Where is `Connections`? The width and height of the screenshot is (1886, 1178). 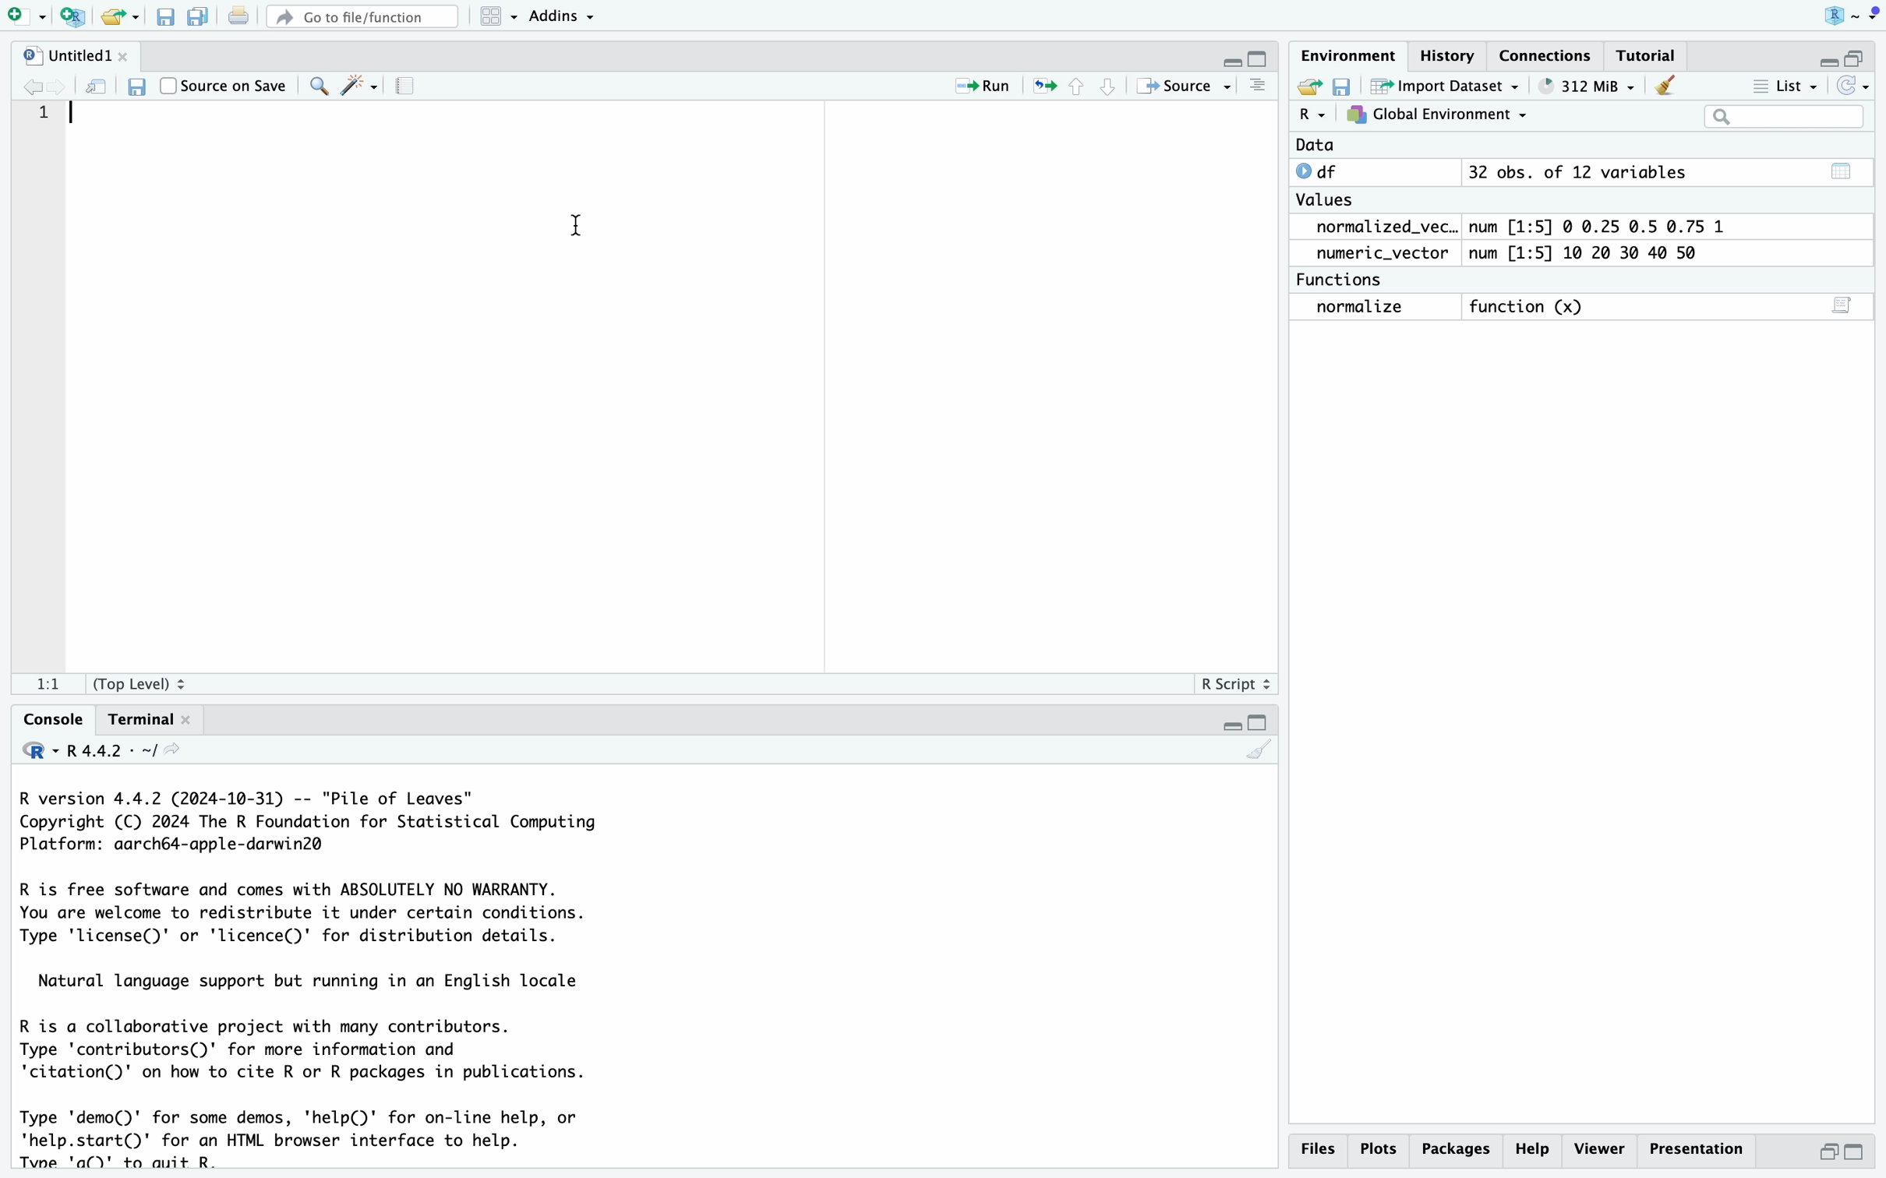 Connections is located at coordinates (1551, 54).